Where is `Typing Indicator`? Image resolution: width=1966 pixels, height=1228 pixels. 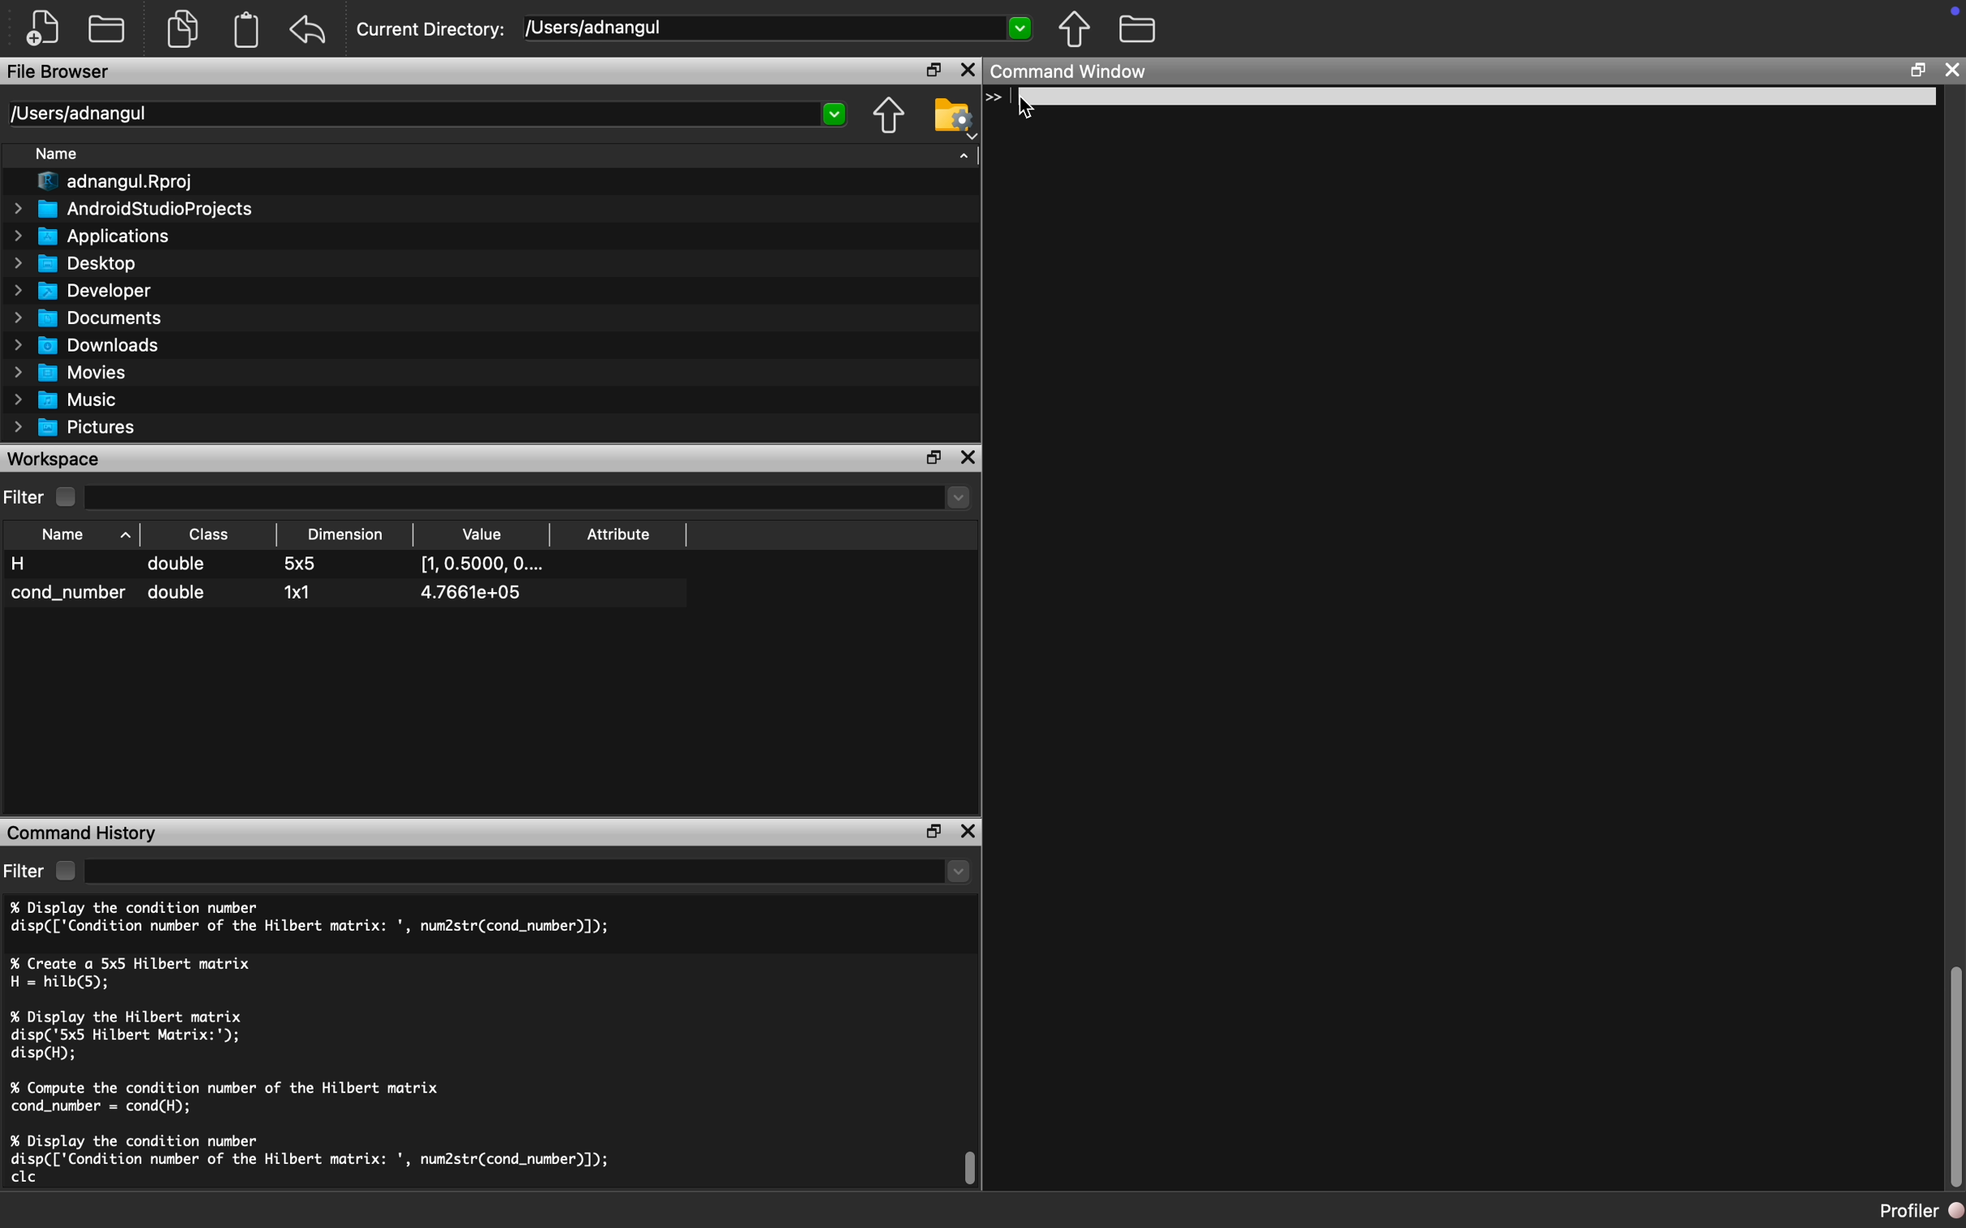
Typing Indicator is located at coordinates (1002, 98).